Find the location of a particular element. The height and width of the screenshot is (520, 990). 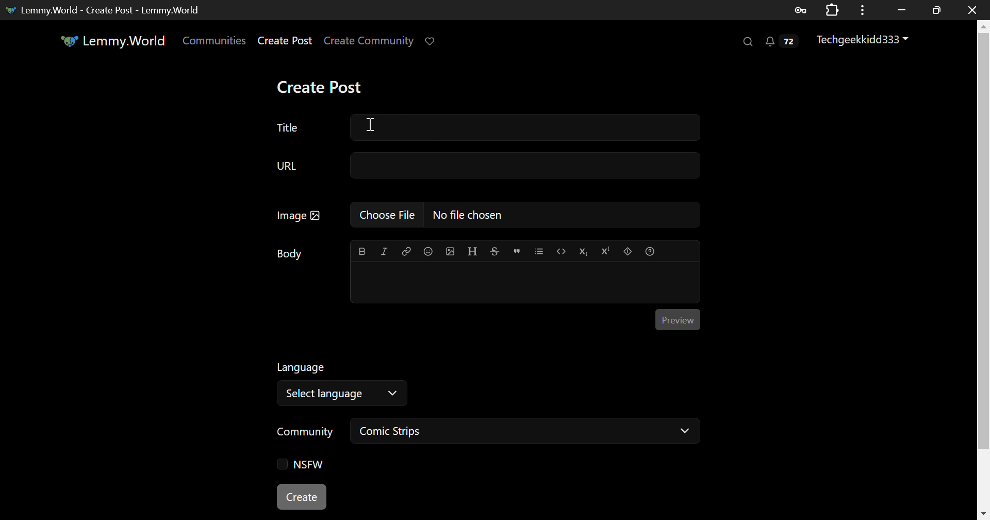

Minimize is located at coordinates (938, 10).